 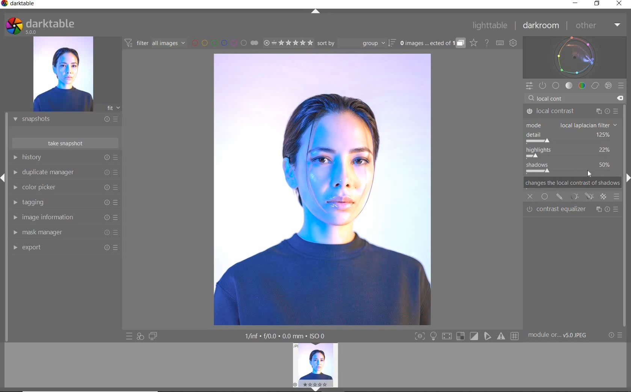 I want to click on HISTORY, so click(x=66, y=159).